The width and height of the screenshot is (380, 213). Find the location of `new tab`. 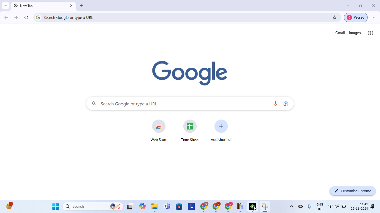

new tab is located at coordinates (82, 6).